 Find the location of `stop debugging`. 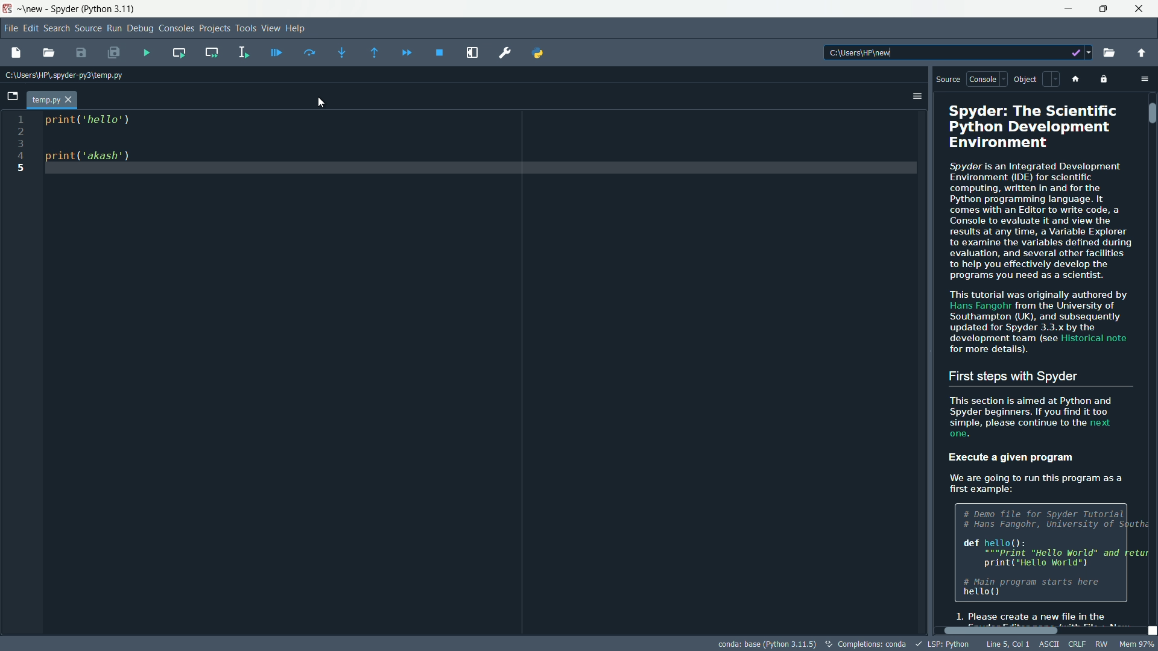

stop debugging is located at coordinates (440, 52).